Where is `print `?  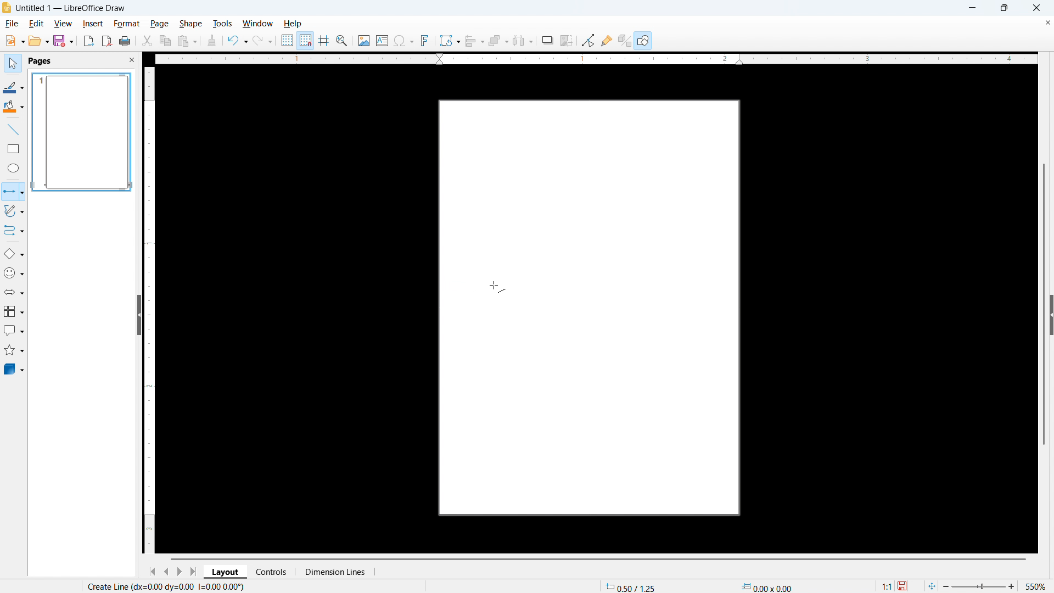
print  is located at coordinates (125, 41).